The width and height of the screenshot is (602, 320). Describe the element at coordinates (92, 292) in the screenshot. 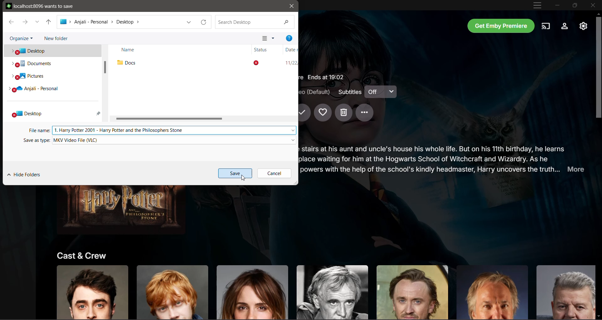

I see `Click to know more about actor` at that location.